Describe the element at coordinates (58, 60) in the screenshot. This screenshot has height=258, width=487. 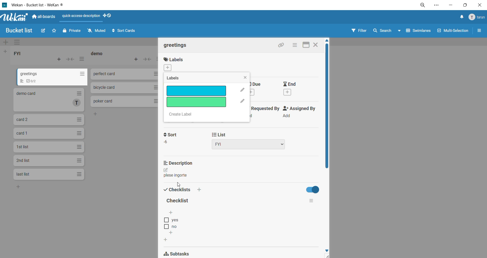
I see `add card` at that location.